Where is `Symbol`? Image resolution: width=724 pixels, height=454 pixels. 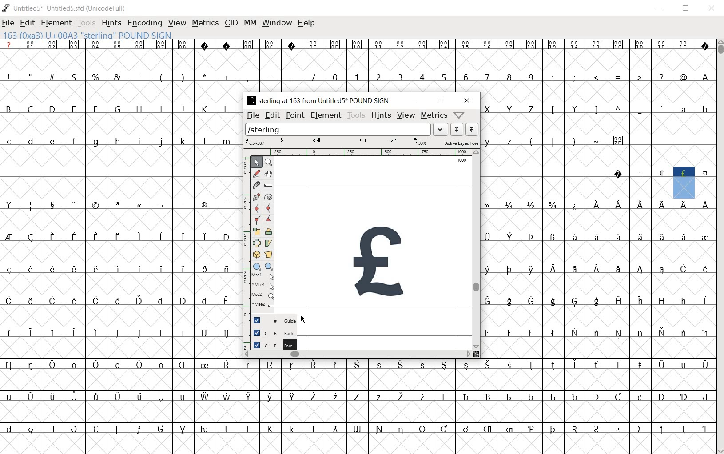 Symbol is located at coordinates (334, 397).